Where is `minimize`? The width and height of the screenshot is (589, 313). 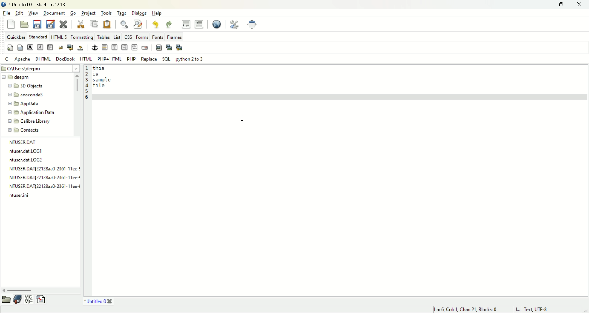 minimize is located at coordinates (545, 5).